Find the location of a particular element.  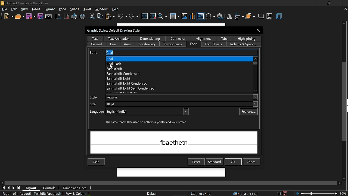

highlighting is located at coordinates (247, 38).